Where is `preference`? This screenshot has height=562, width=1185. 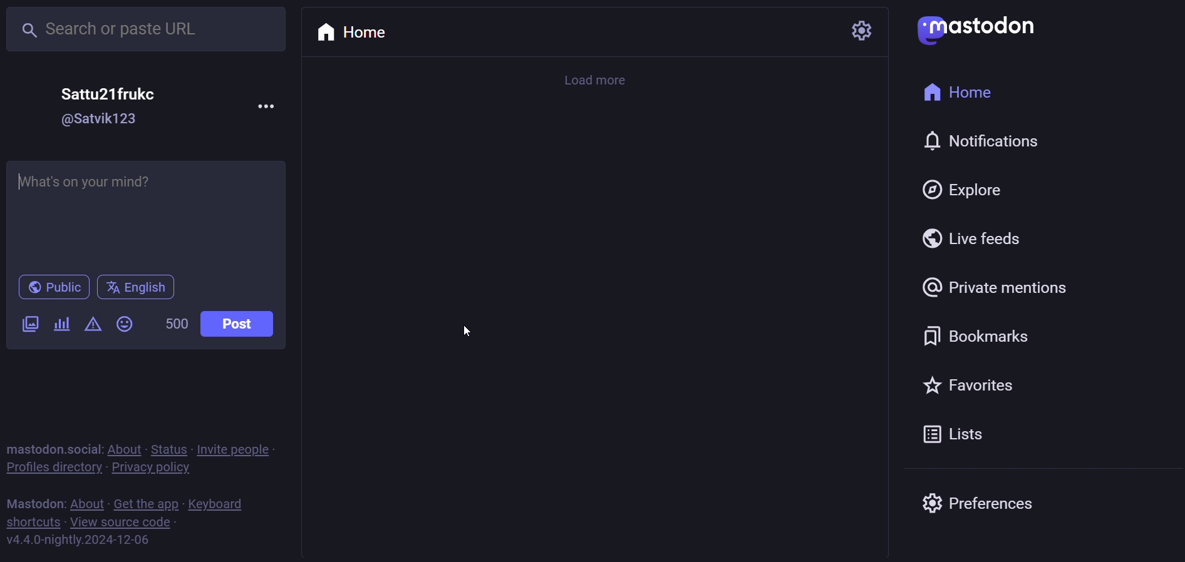
preference is located at coordinates (975, 499).